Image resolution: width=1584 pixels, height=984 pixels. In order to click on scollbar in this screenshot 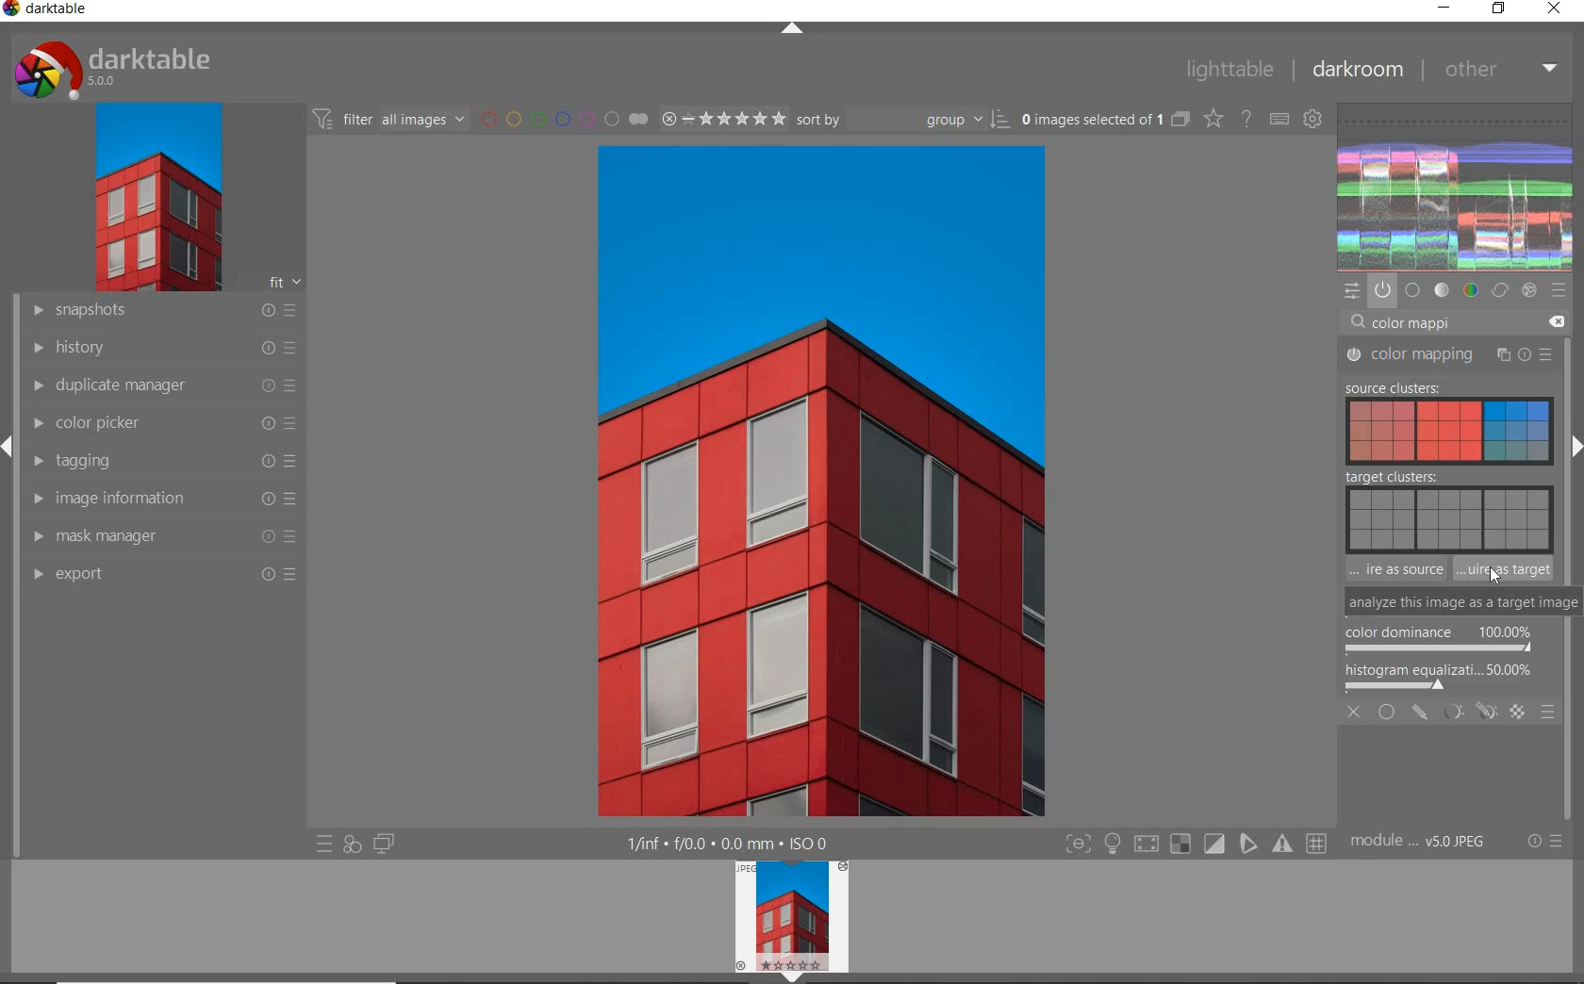, I will do `click(1573, 377)`.